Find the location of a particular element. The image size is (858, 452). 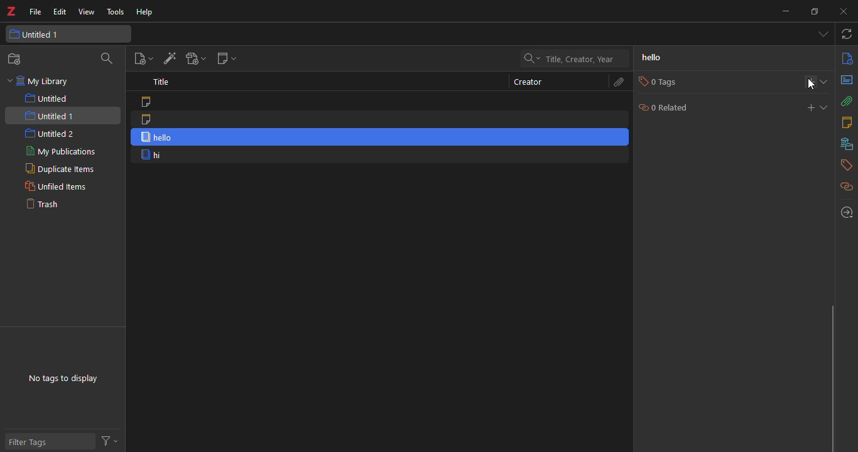

tab is located at coordinates (820, 35).